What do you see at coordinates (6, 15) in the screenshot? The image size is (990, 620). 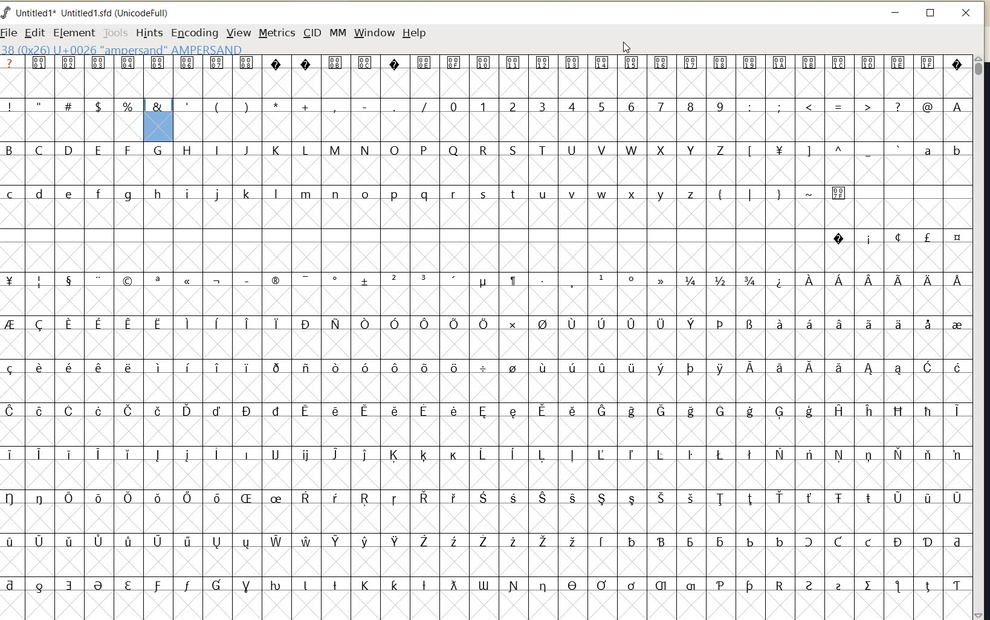 I see `fontforge logo` at bounding box center [6, 15].